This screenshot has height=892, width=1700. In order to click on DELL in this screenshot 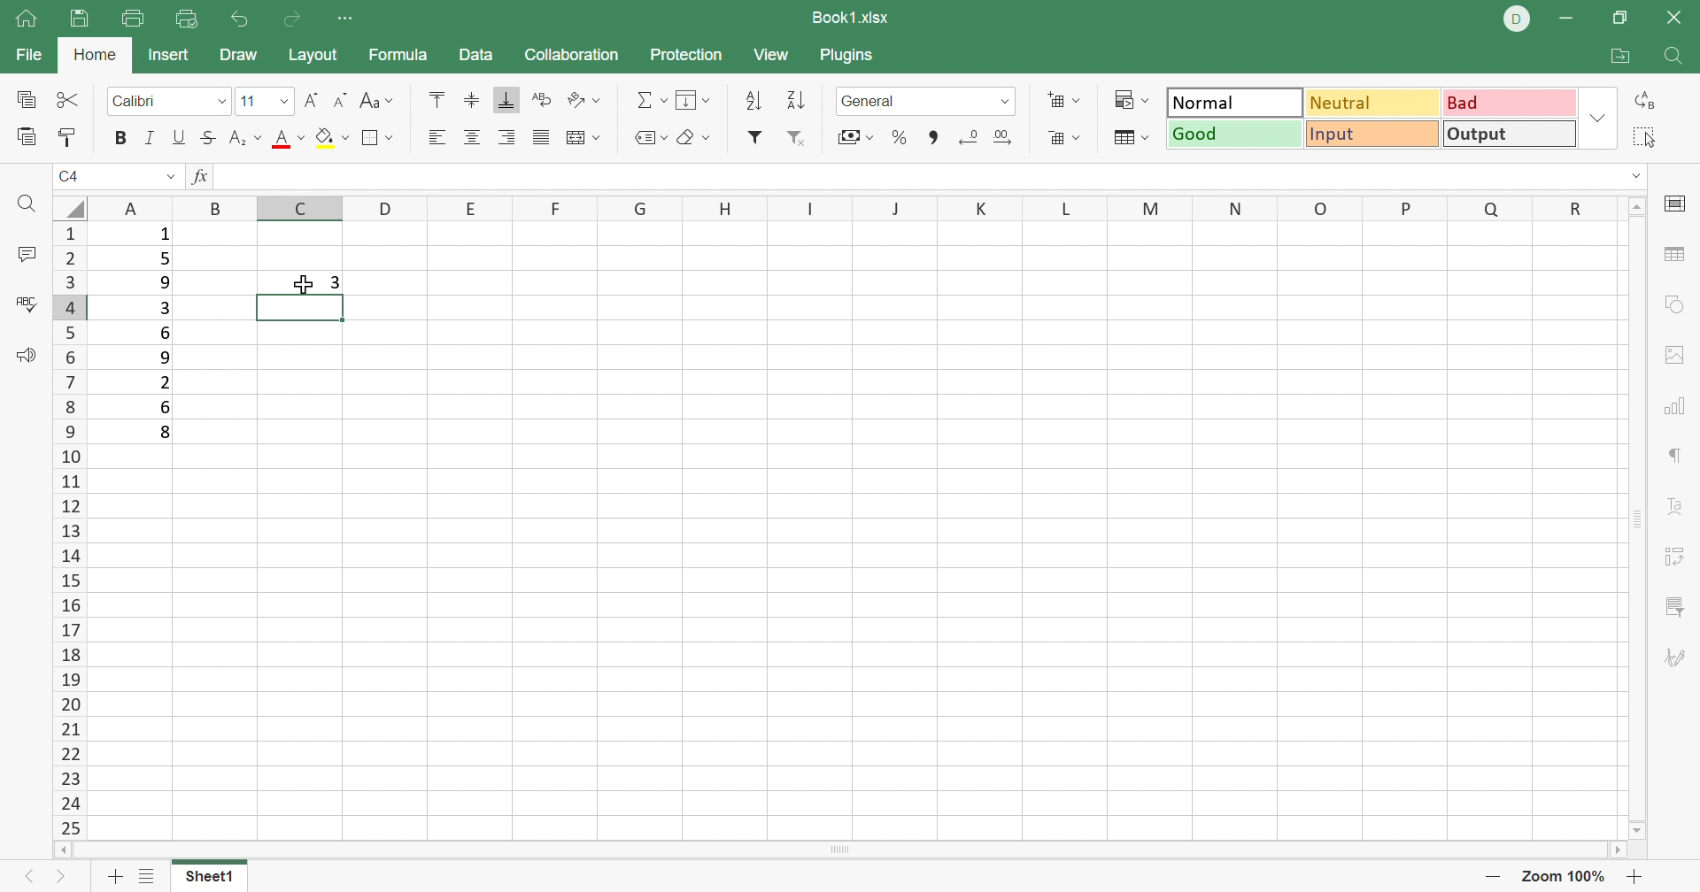, I will do `click(1515, 19)`.